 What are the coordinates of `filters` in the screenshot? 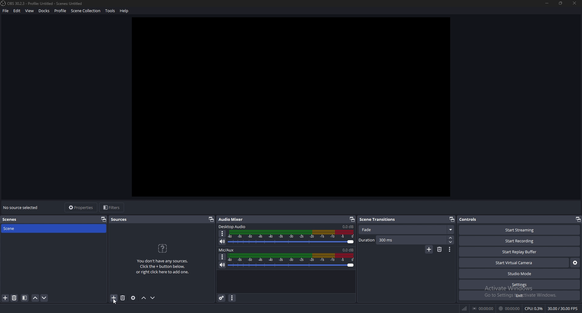 It's located at (112, 207).